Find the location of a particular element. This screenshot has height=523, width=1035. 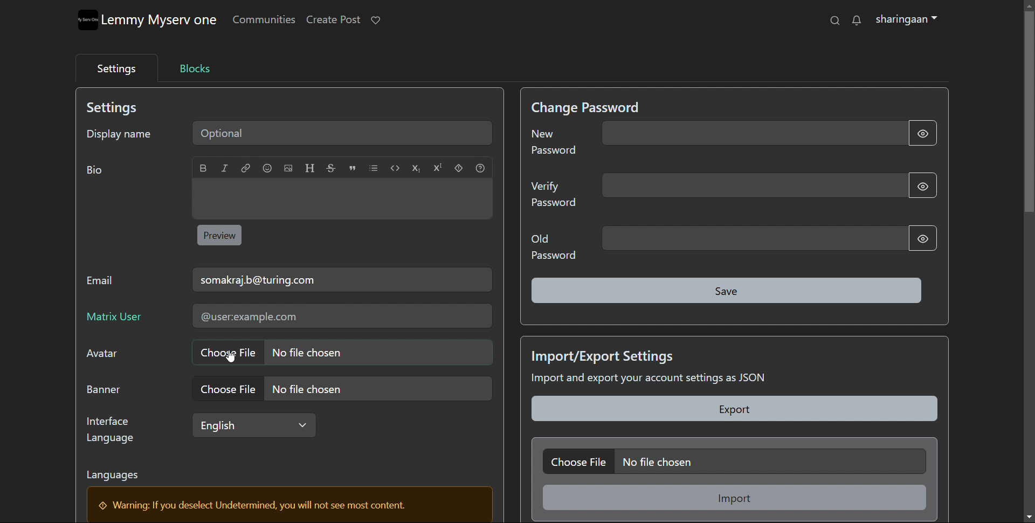

bold is located at coordinates (203, 168).